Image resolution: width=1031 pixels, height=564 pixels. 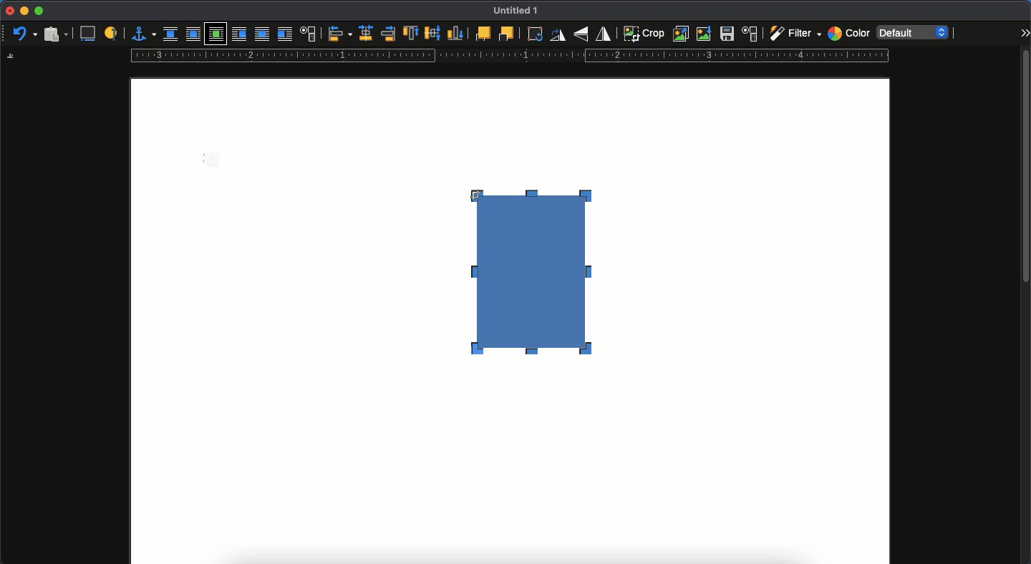 I want to click on anchor for object, so click(x=143, y=33).